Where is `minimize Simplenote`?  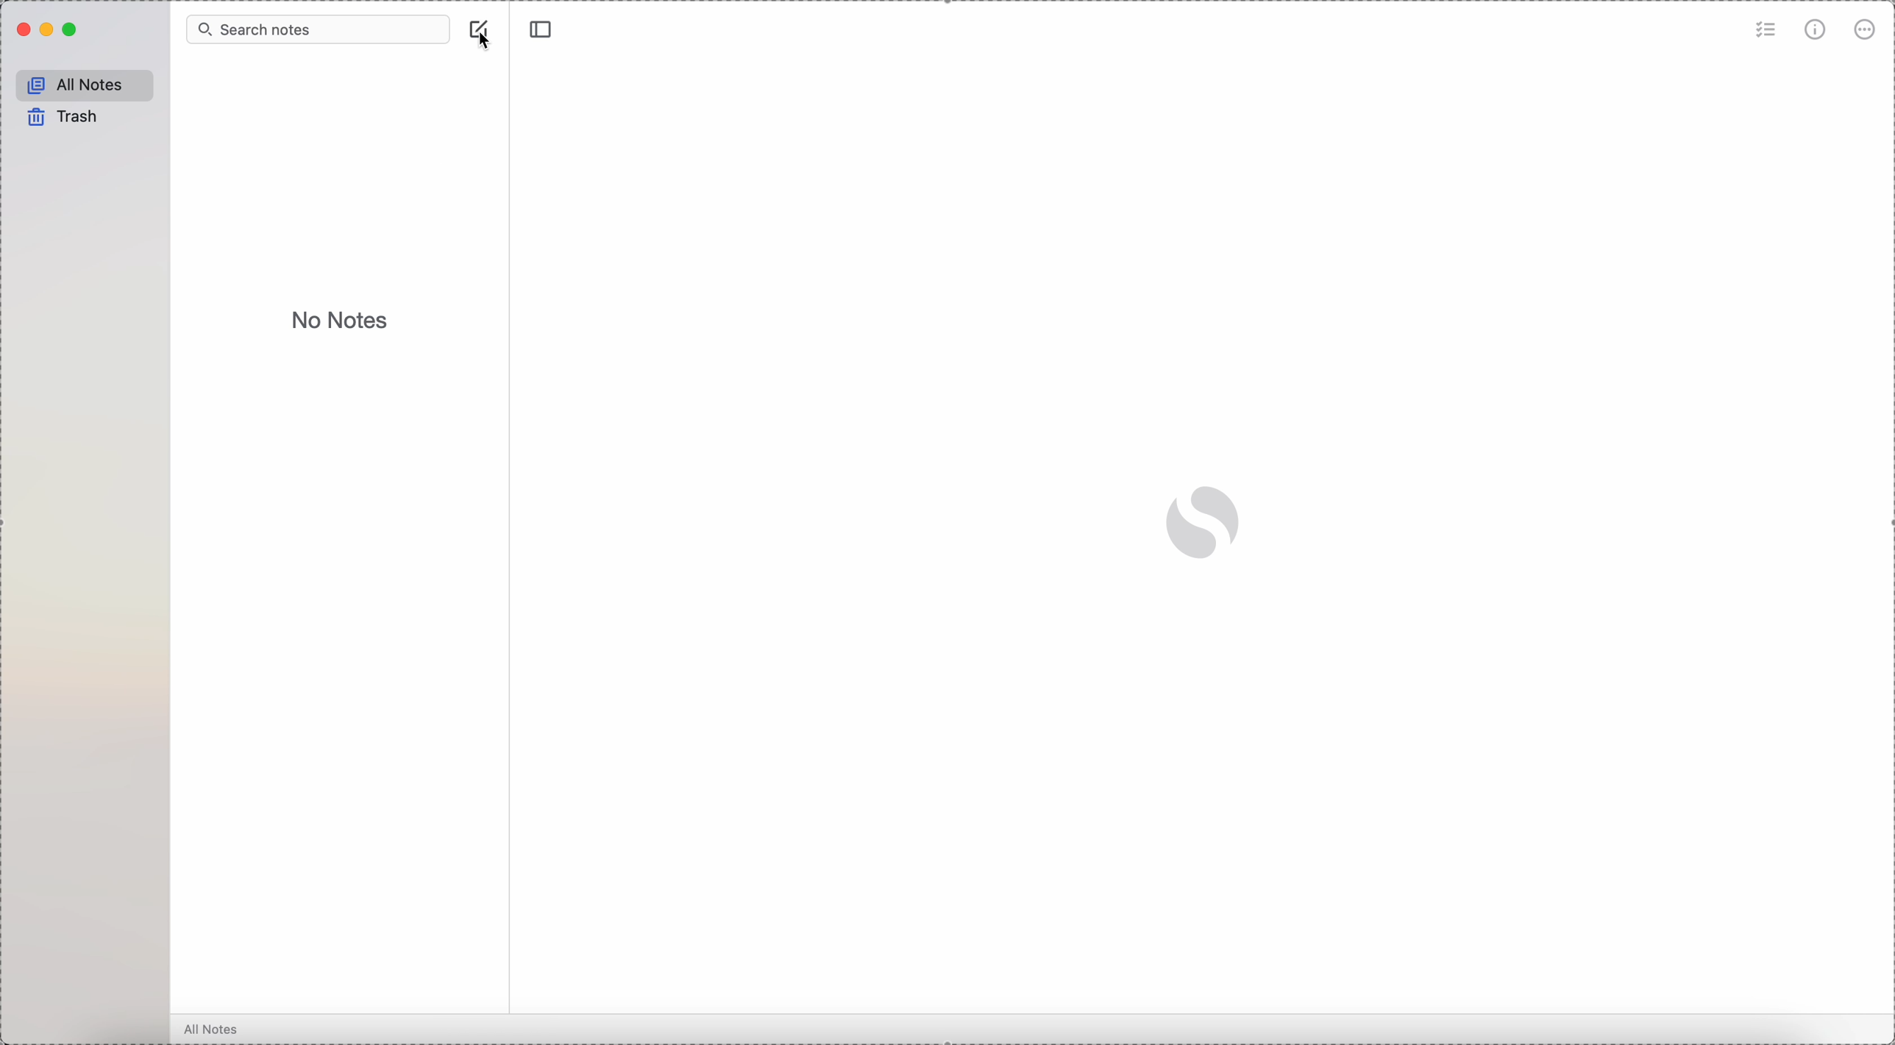
minimize Simplenote is located at coordinates (49, 32).